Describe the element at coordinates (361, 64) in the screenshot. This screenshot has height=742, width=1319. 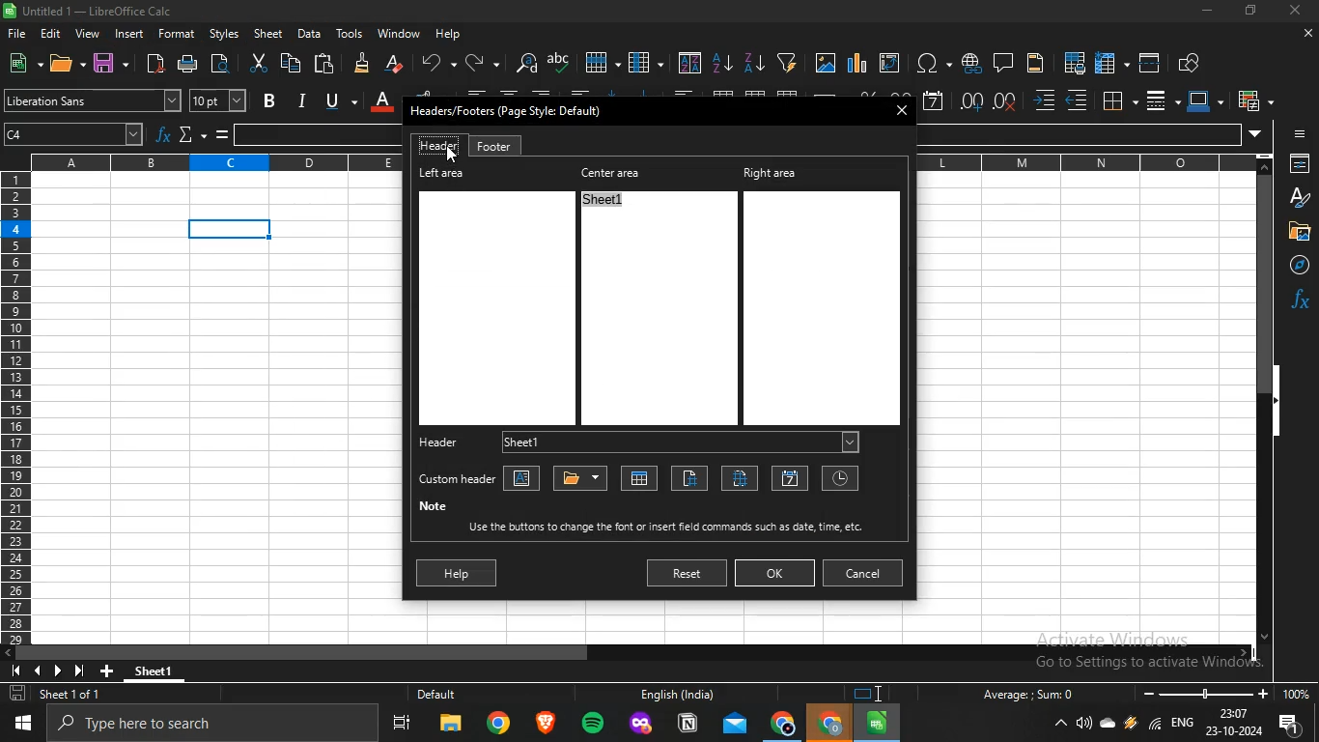
I see `clone formatting` at that location.